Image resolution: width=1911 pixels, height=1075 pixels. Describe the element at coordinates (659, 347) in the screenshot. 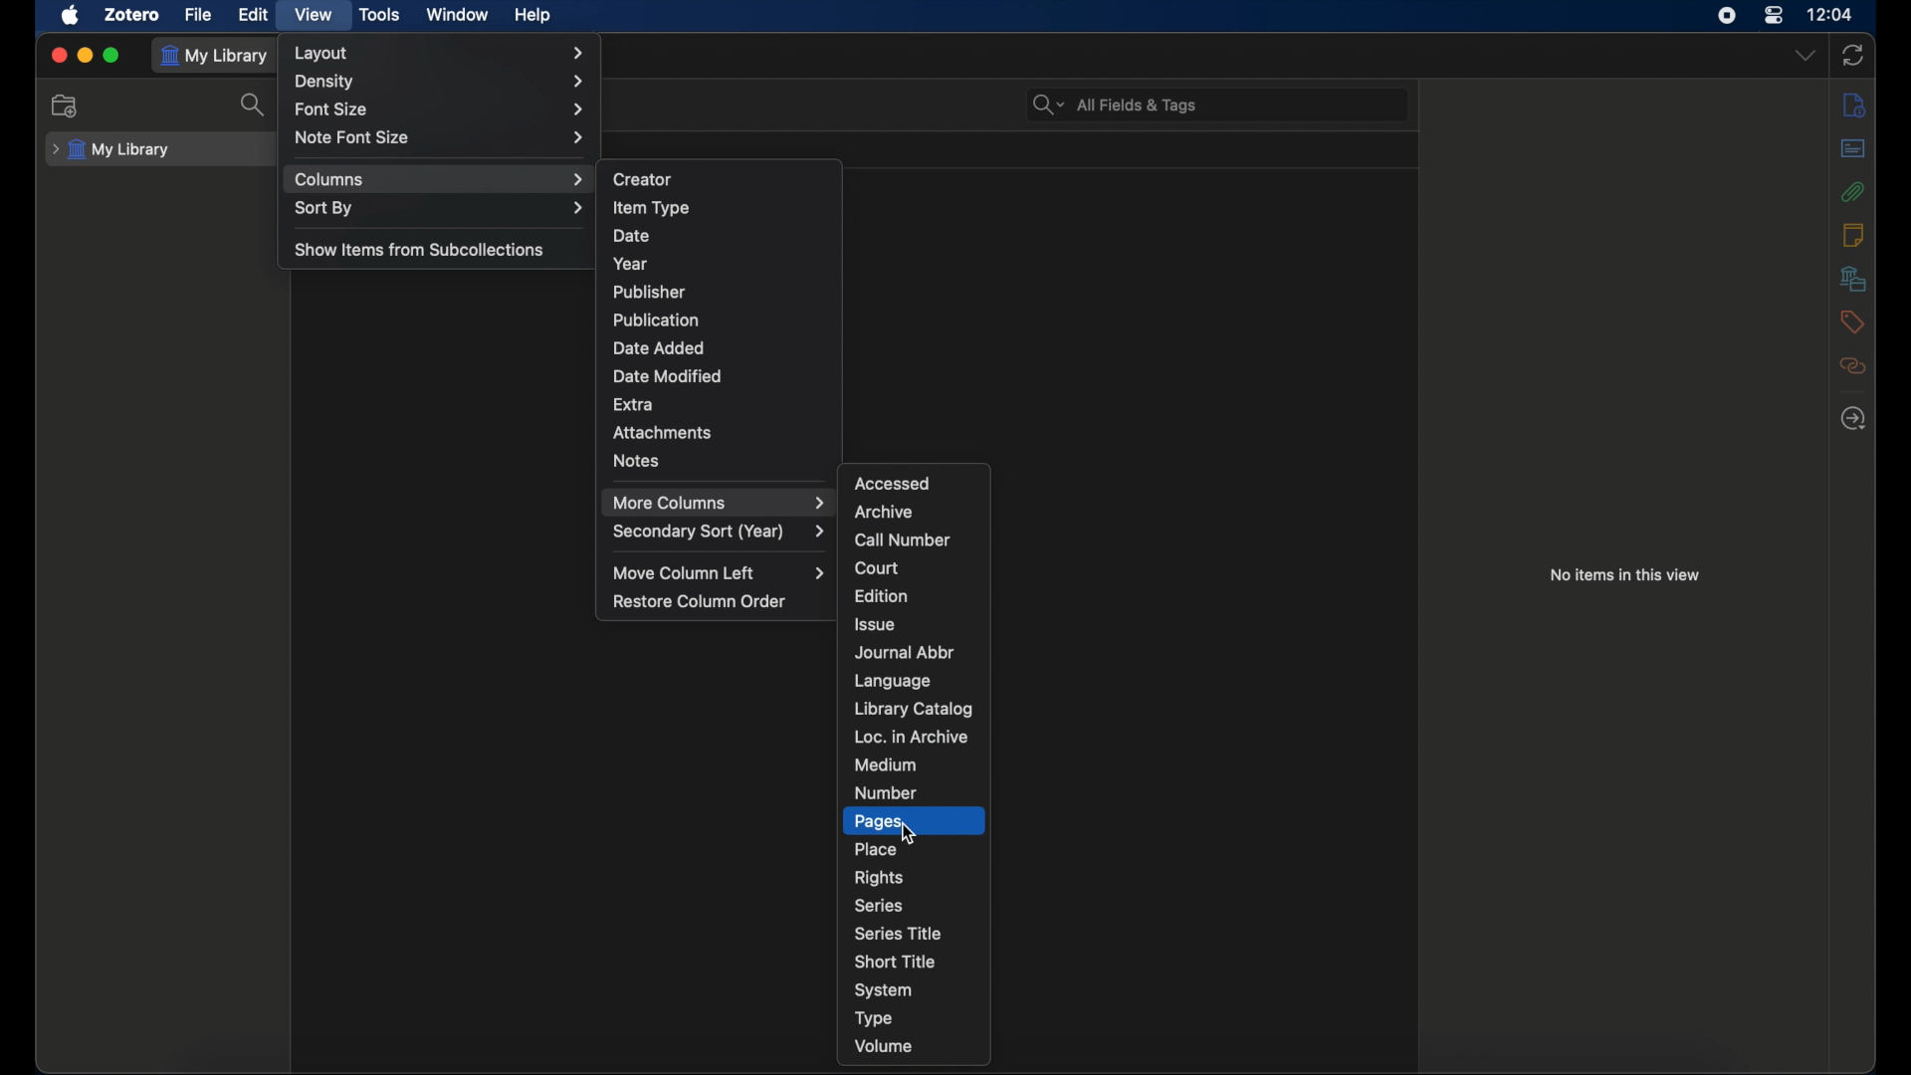

I see `date added` at that location.